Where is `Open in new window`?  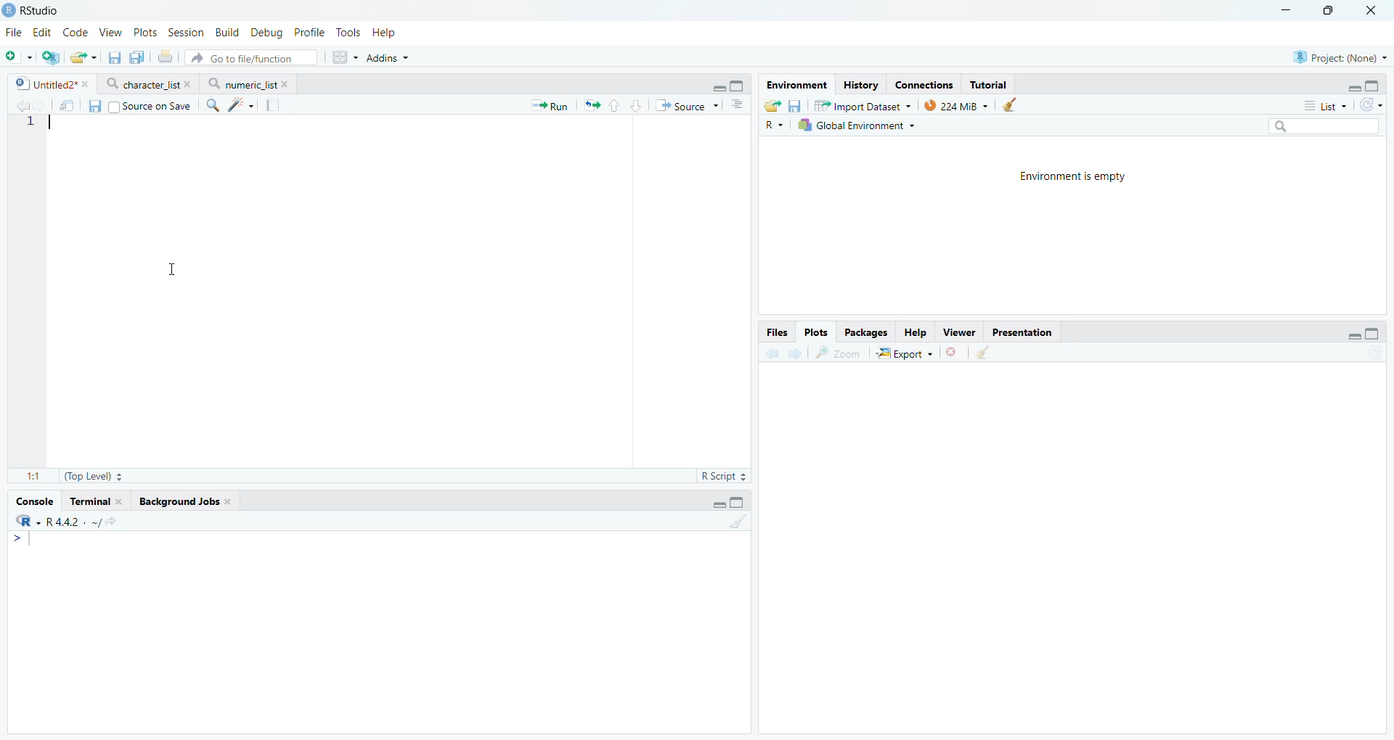 Open in new window is located at coordinates (68, 104).